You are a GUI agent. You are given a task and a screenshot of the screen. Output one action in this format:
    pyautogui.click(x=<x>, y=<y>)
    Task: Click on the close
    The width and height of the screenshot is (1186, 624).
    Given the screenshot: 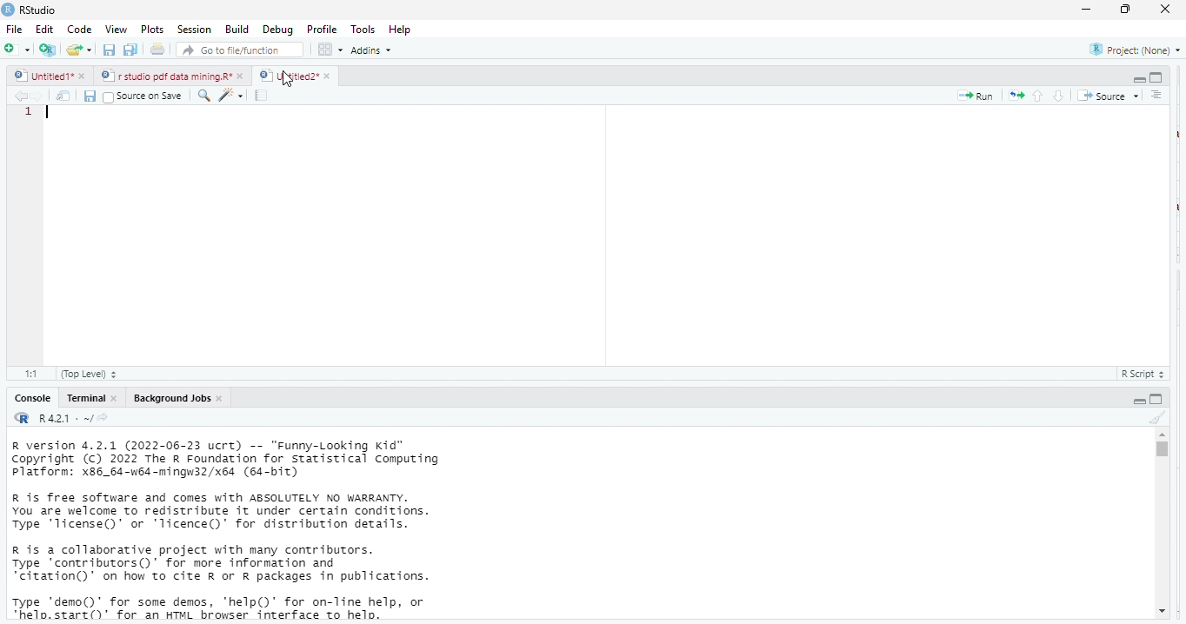 What is the action you would take?
    pyautogui.click(x=327, y=76)
    